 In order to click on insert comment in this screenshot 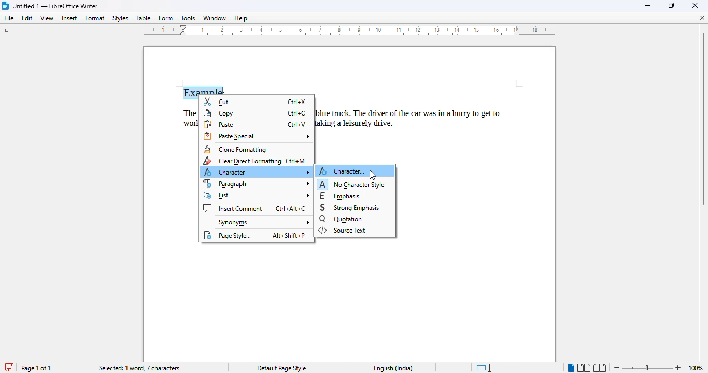, I will do `click(233, 208)`.